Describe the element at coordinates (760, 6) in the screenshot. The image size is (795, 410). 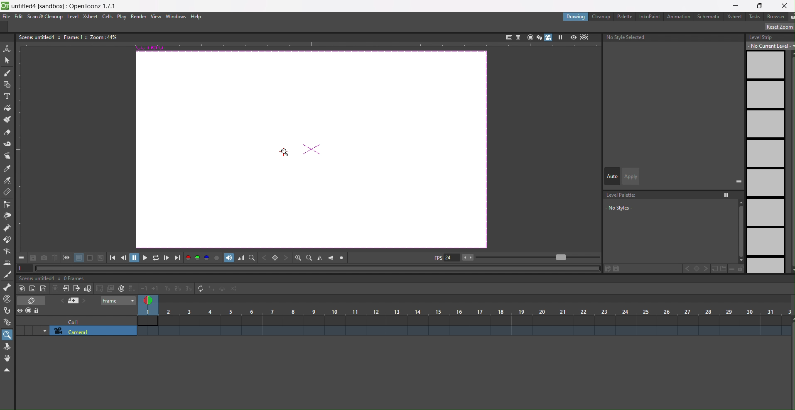
I see `restore window` at that location.